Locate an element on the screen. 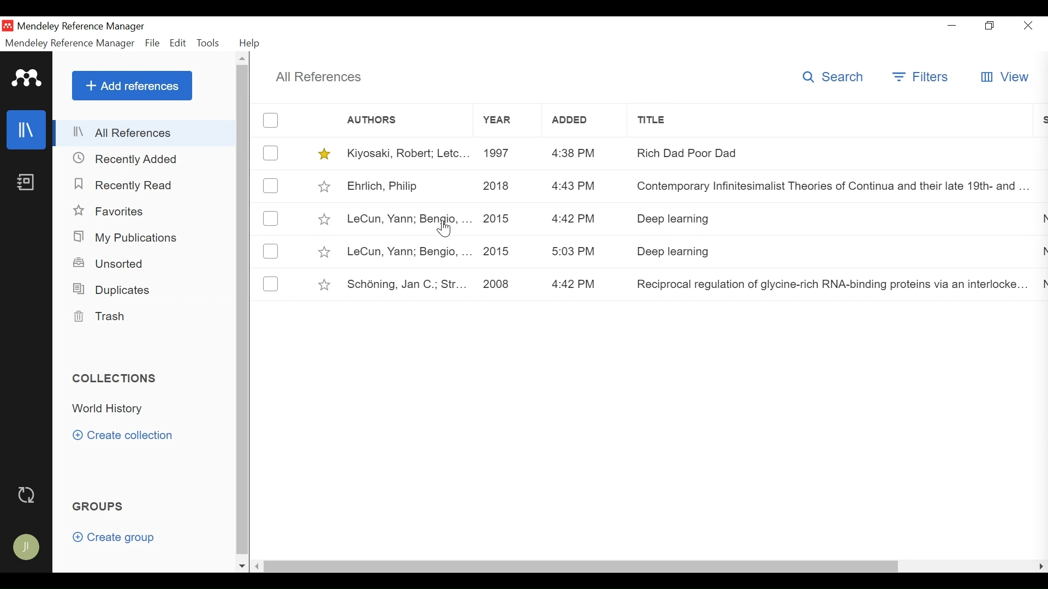 This screenshot has width=1048, height=589. Mendeley Desktop Icon is located at coordinates (9, 26).